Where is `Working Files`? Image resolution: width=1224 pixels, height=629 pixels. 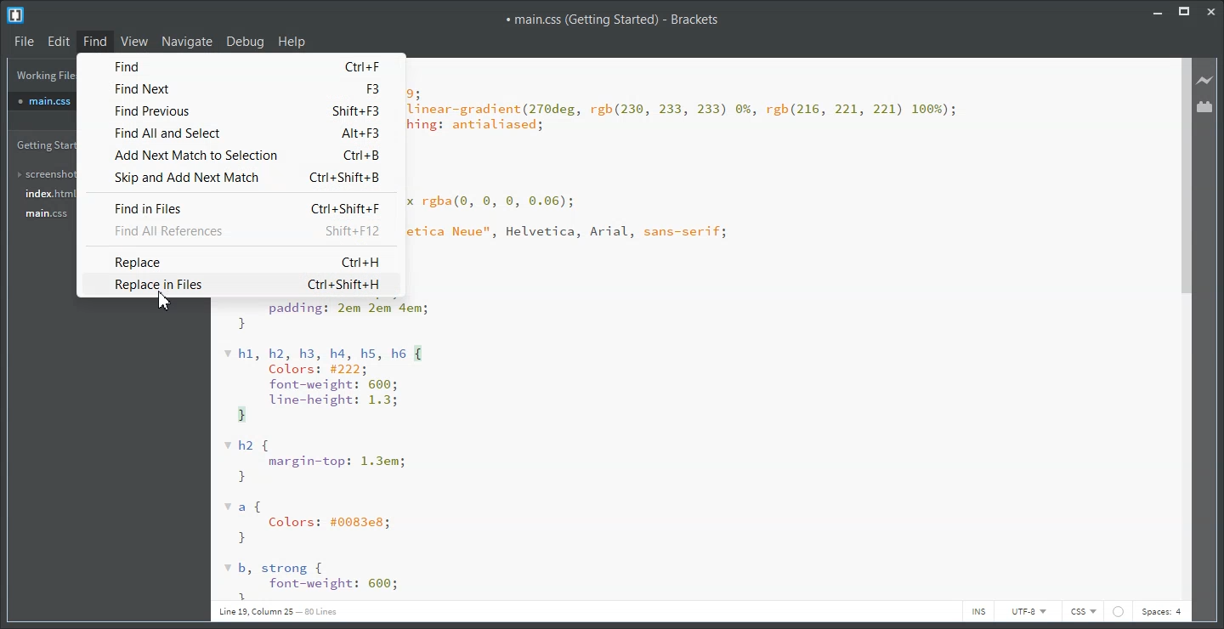
Working Files is located at coordinates (42, 75).